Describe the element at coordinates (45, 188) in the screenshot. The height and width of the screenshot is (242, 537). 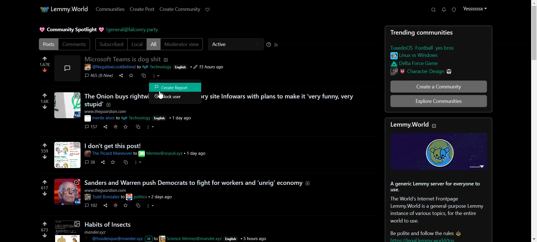
I see `numbers` at that location.